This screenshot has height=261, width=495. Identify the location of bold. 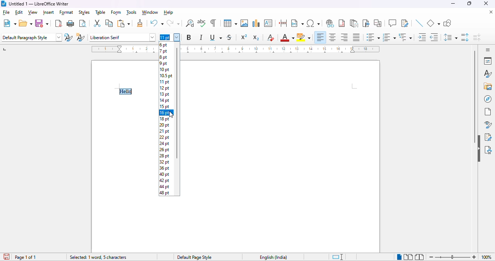
(189, 37).